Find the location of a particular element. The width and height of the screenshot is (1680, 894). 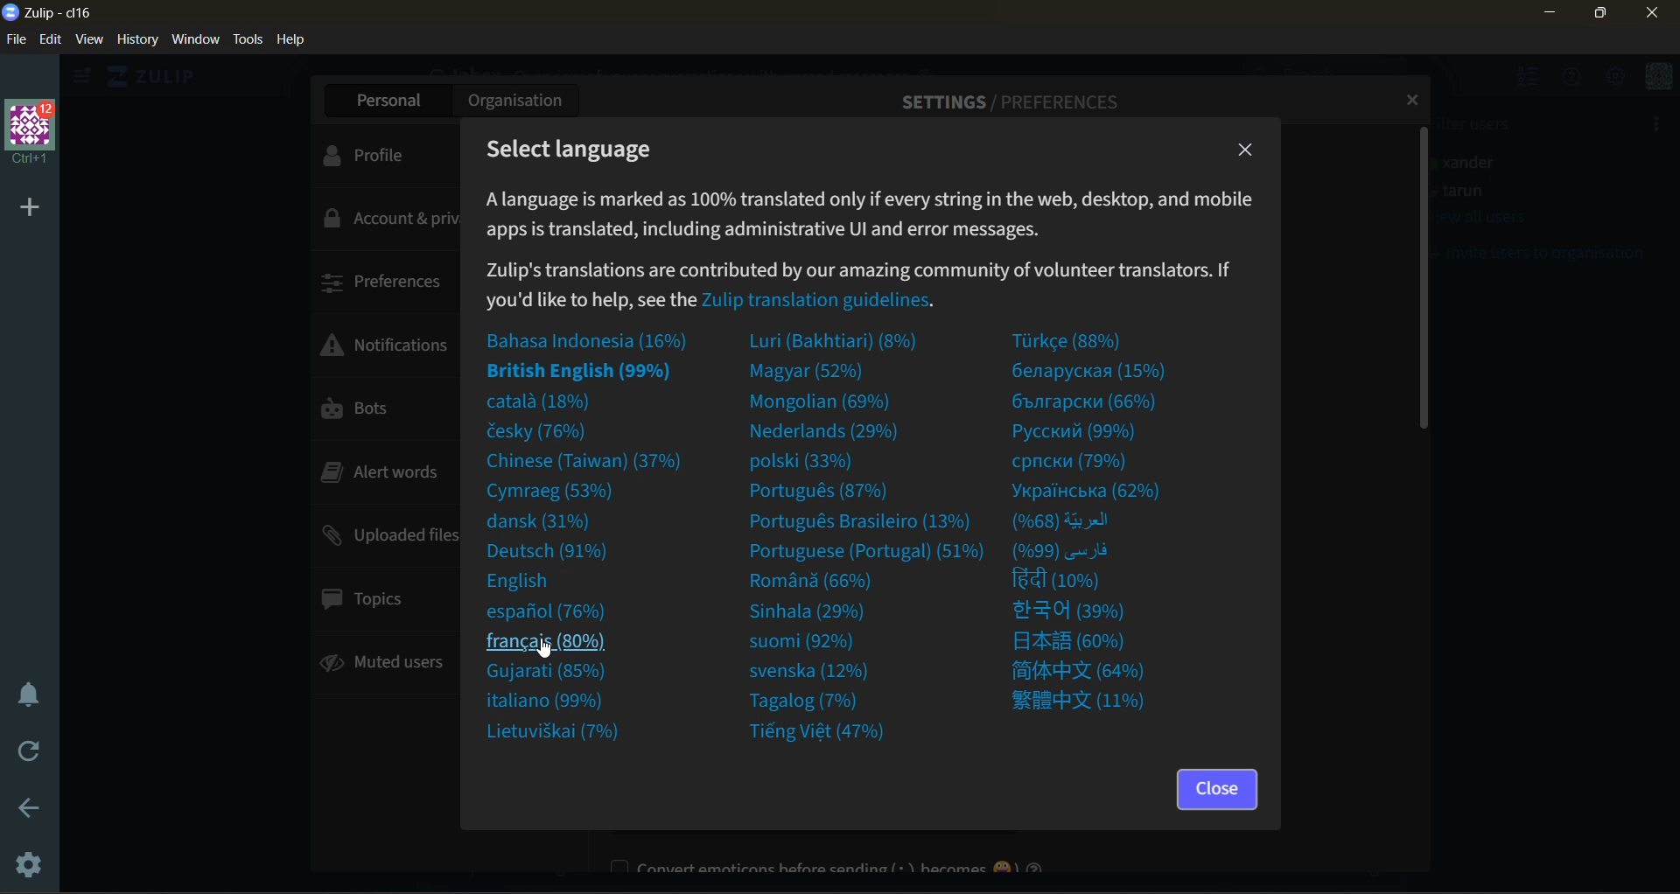

vertical scroll bar is located at coordinates (1424, 280).